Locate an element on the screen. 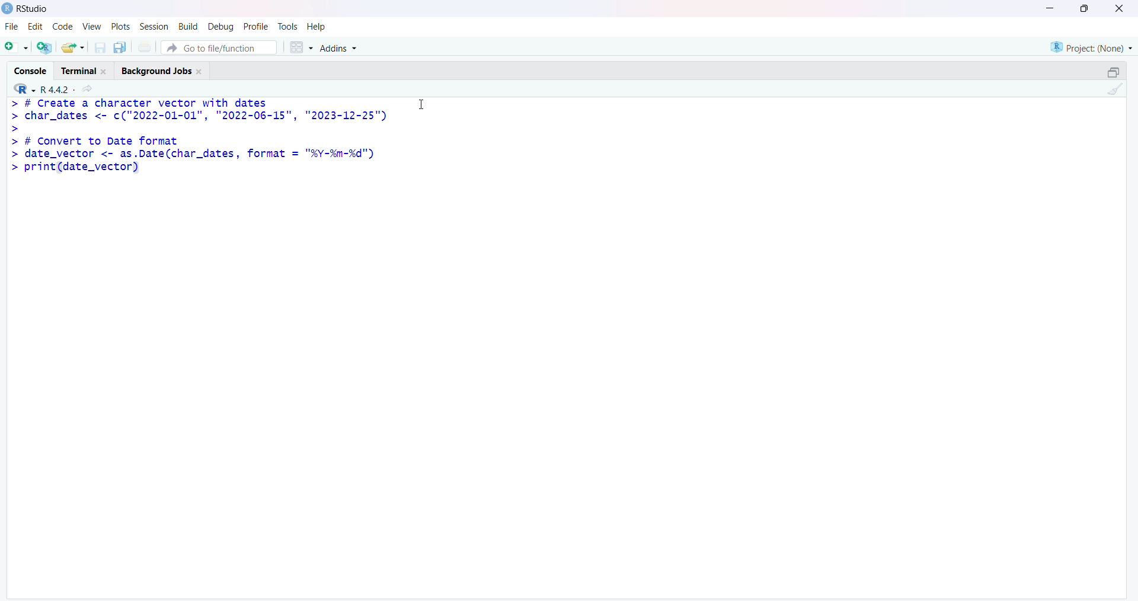 Image resolution: width=1138 pixels, height=601 pixels. View the current working directory is located at coordinates (90, 88).